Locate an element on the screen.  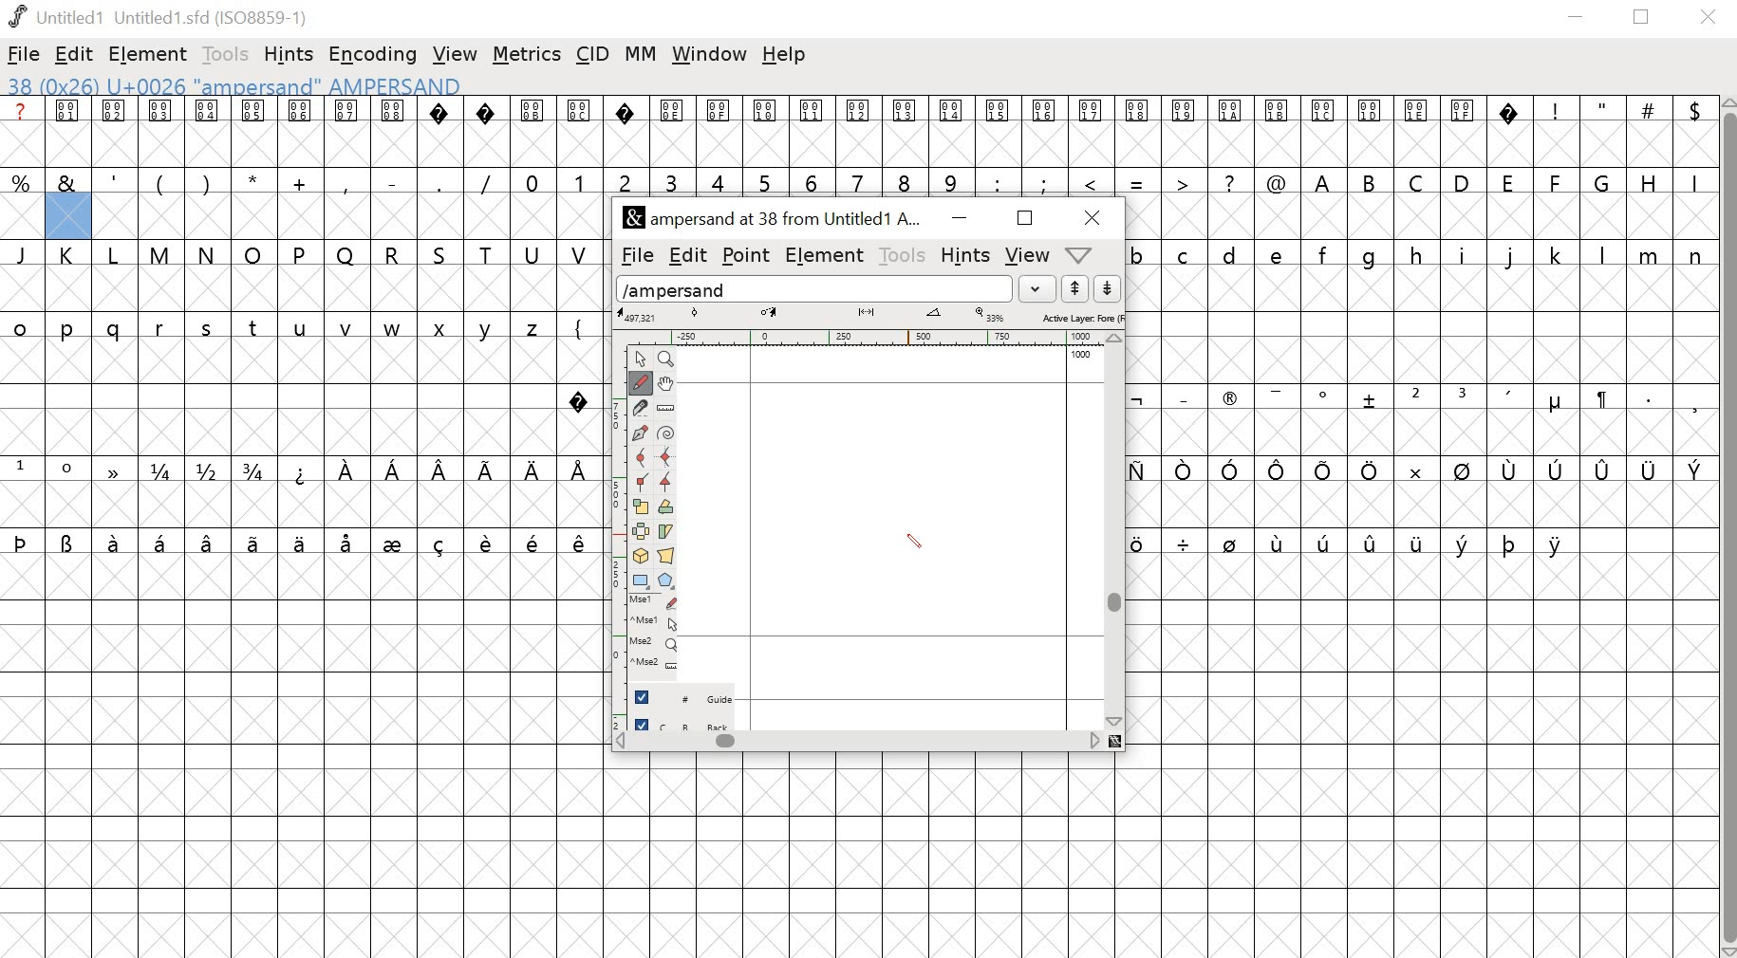
symbol is located at coordinates (1326, 470).